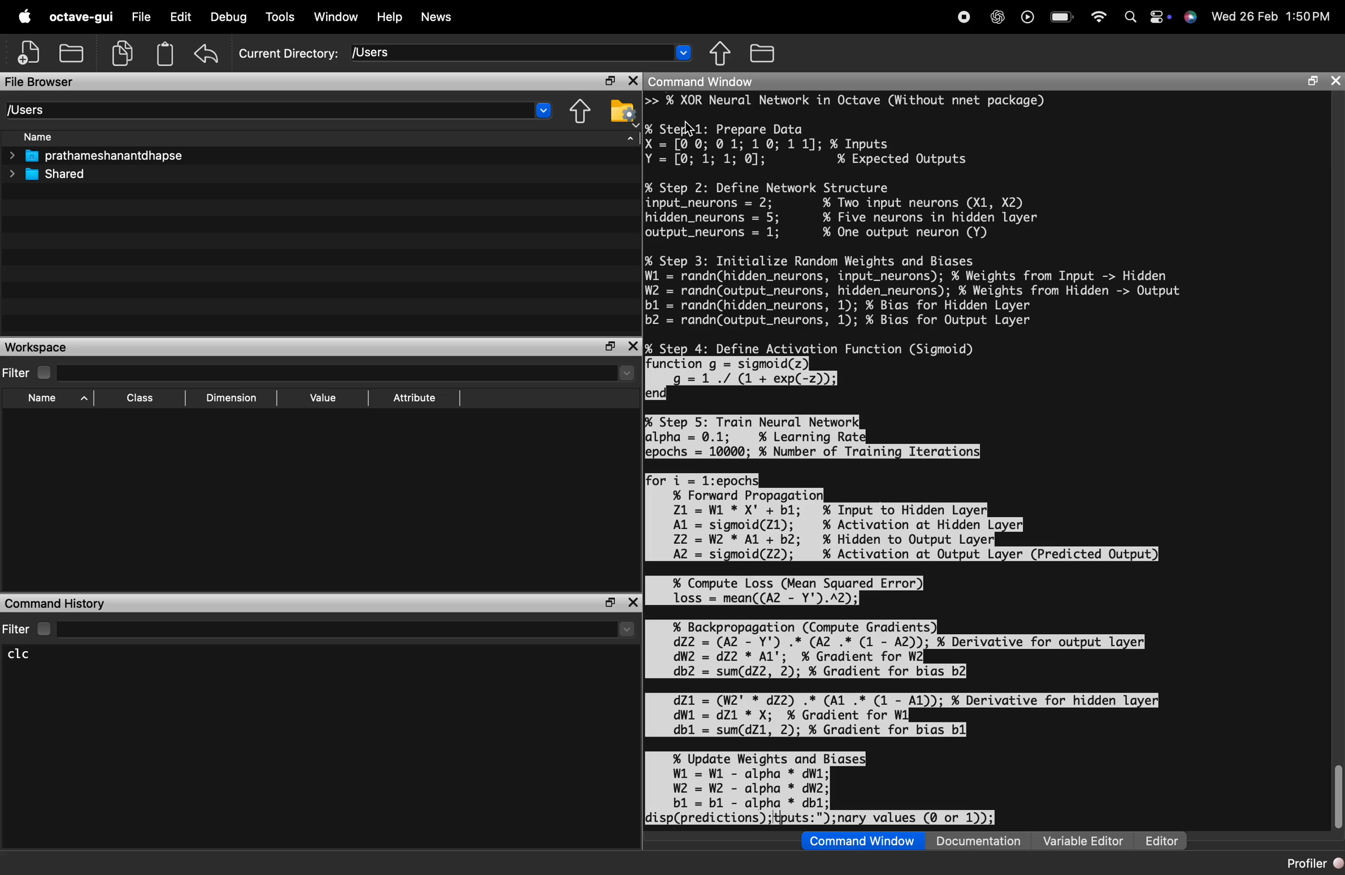 This screenshot has width=1345, height=875. What do you see at coordinates (765, 53) in the screenshot?
I see `Browse directories` at bounding box center [765, 53].